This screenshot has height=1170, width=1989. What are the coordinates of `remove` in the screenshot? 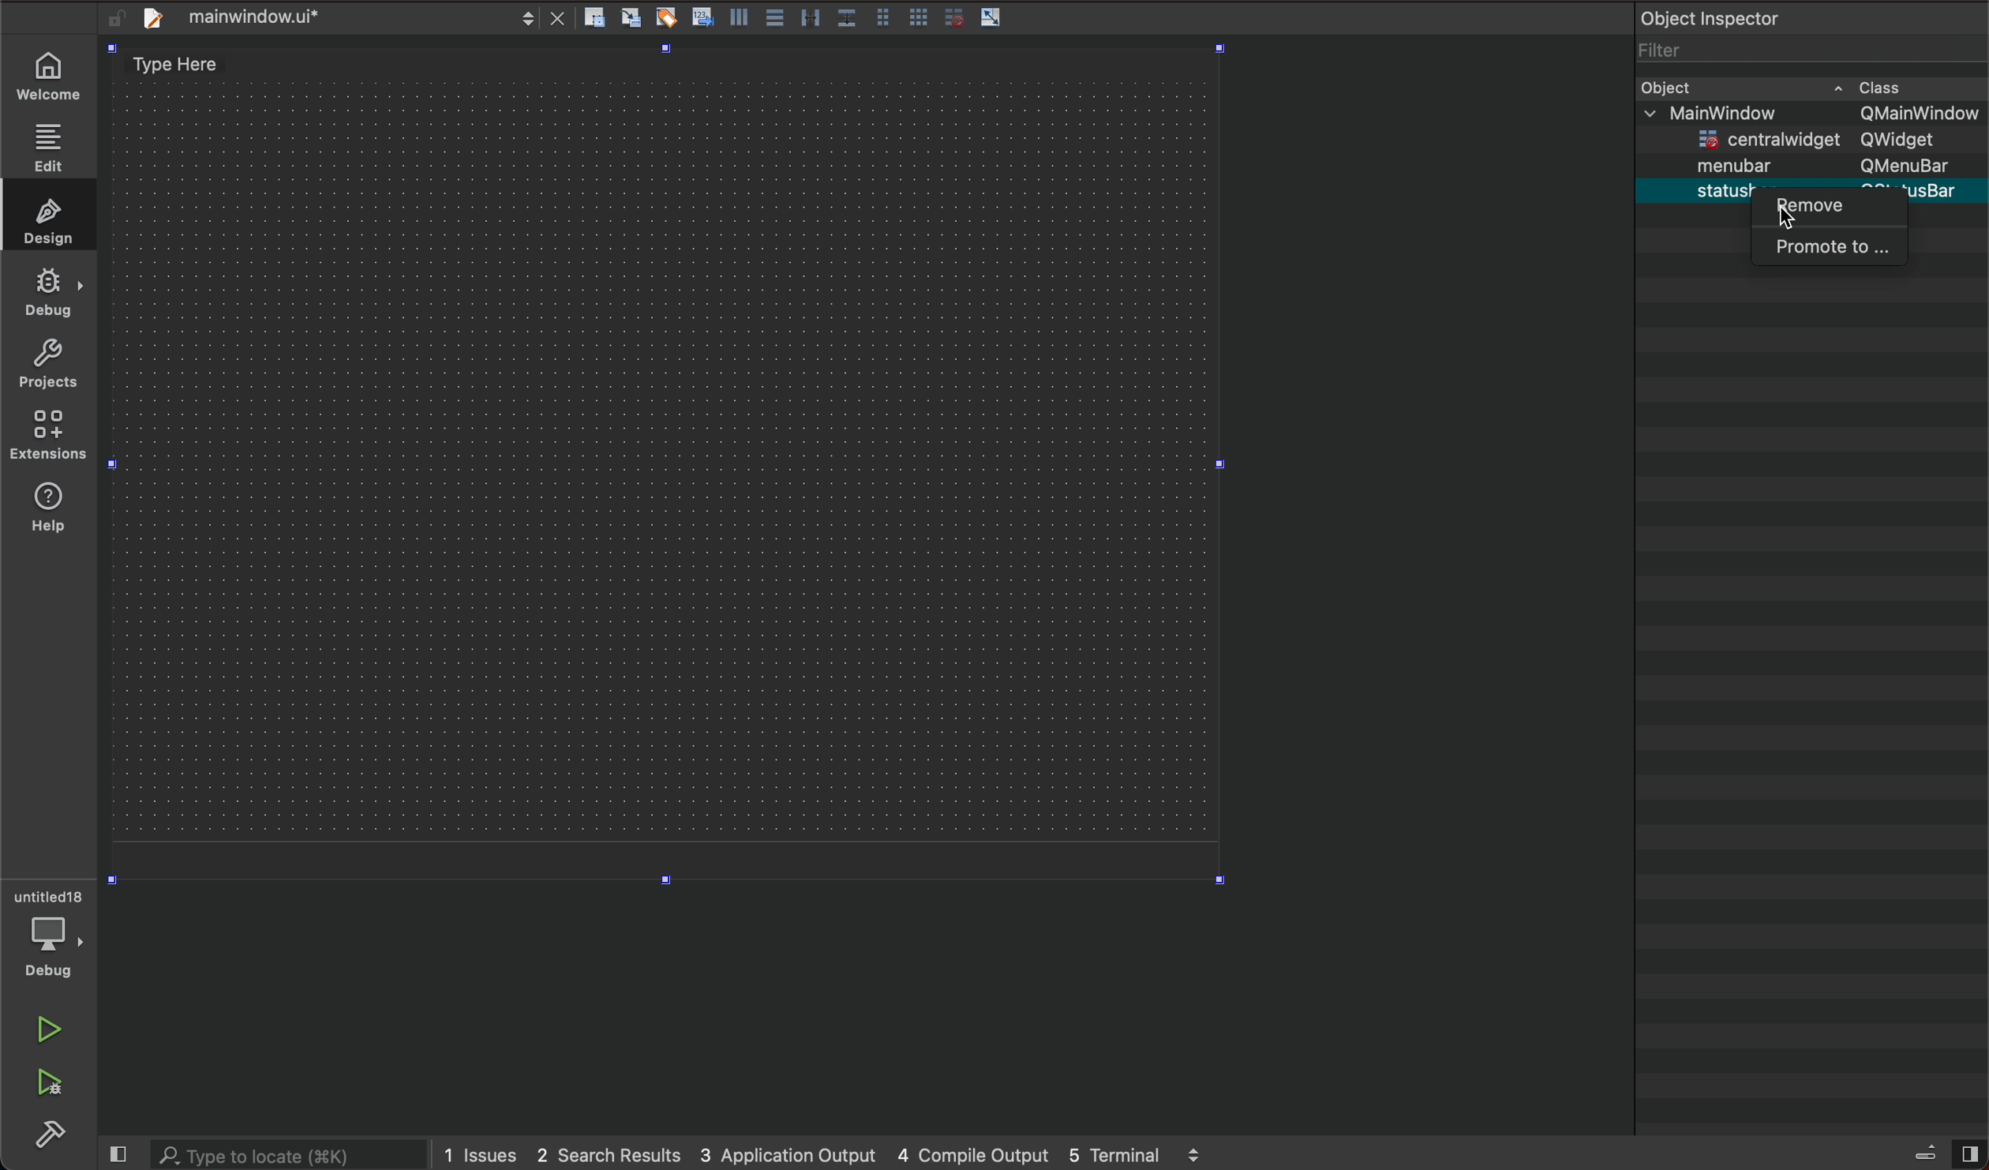 It's located at (1830, 213).